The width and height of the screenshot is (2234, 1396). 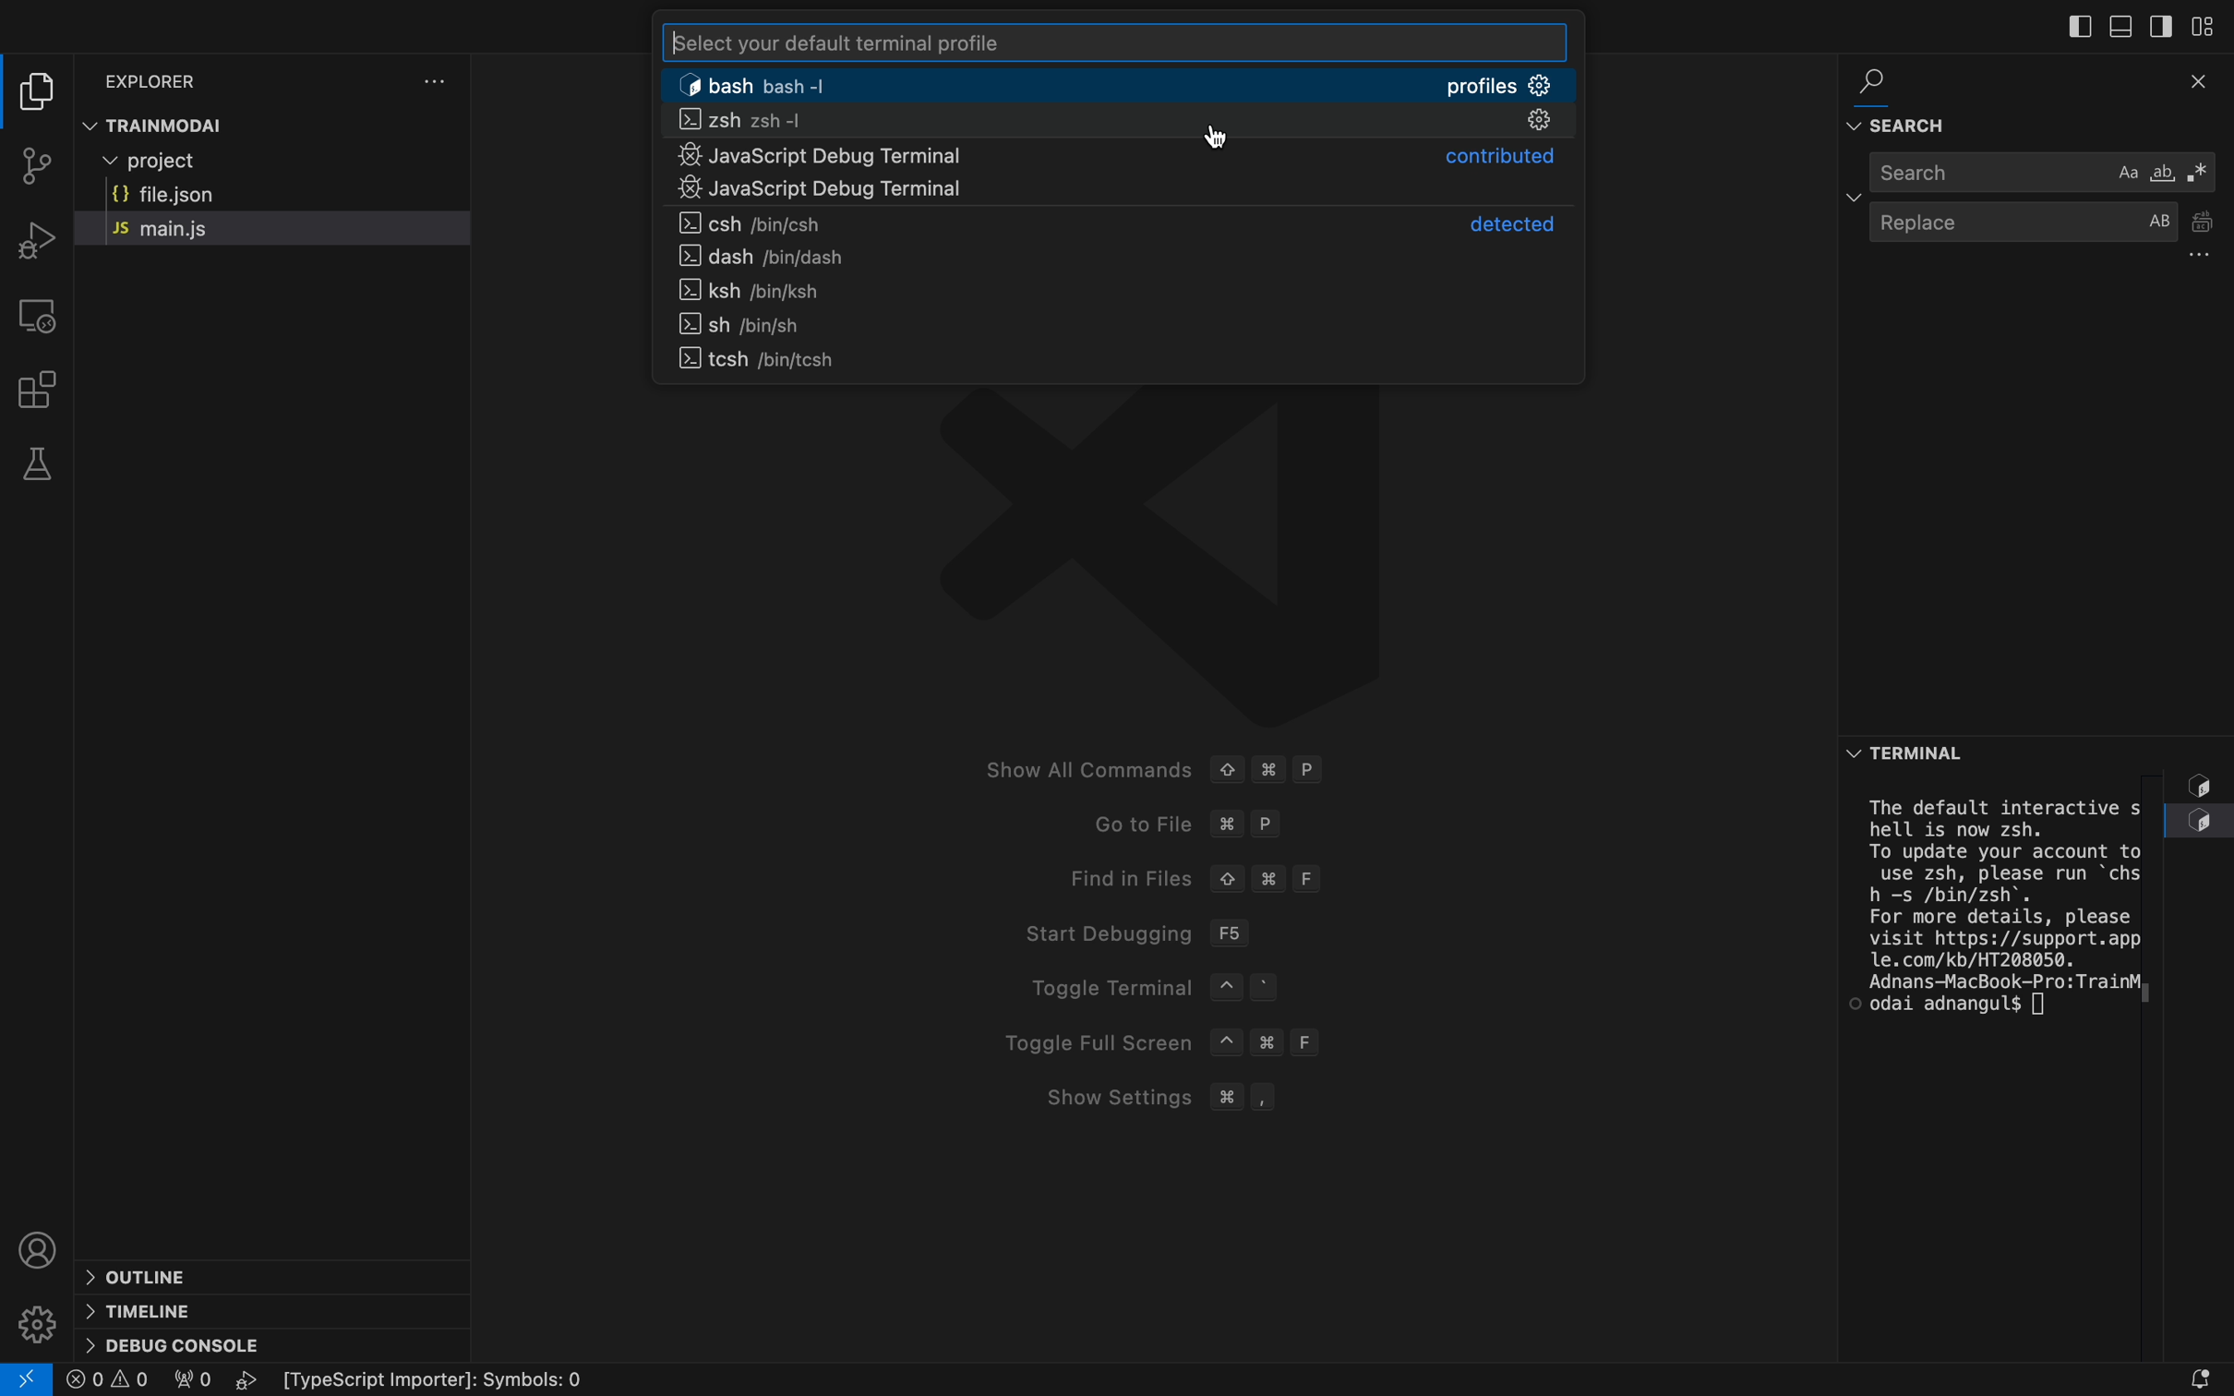 What do you see at coordinates (2077, 27) in the screenshot?
I see `sidebar at left` at bounding box center [2077, 27].